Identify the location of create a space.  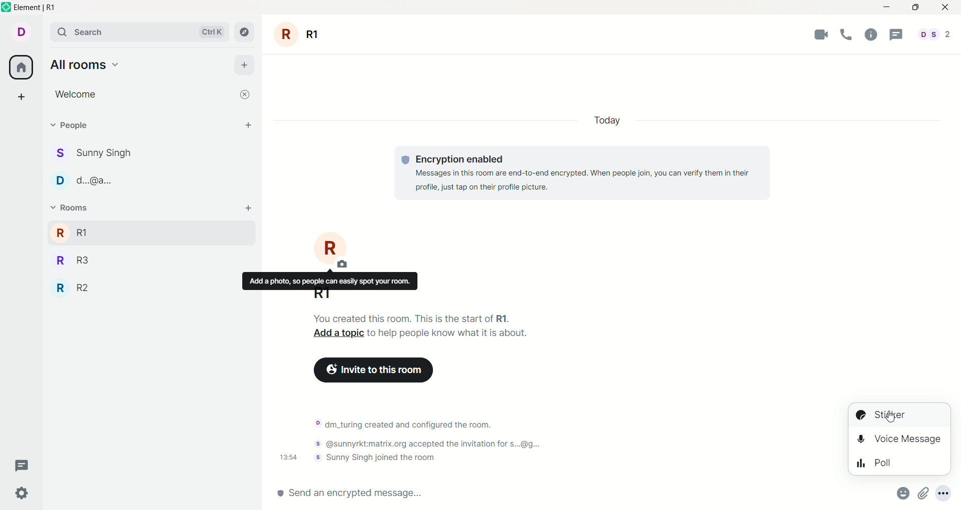
(22, 96).